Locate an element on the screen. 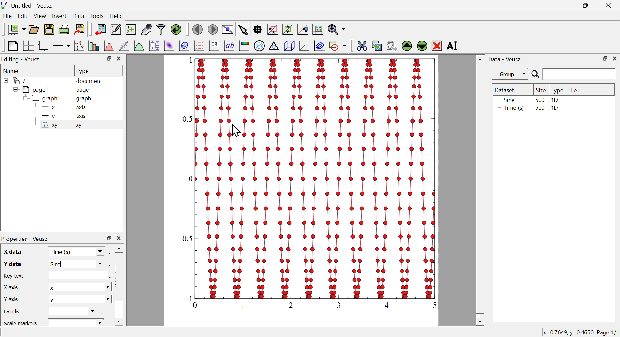 The width and height of the screenshot is (620, 337). text box is located at coordinates (74, 310).